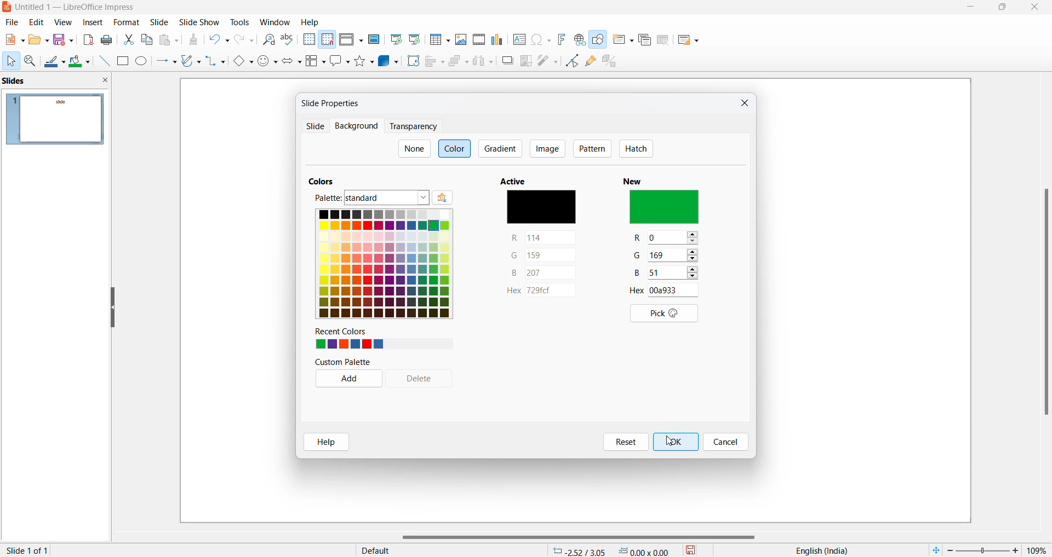 The width and height of the screenshot is (1052, 557). What do you see at coordinates (543, 254) in the screenshot?
I see `green` at bounding box center [543, 254].